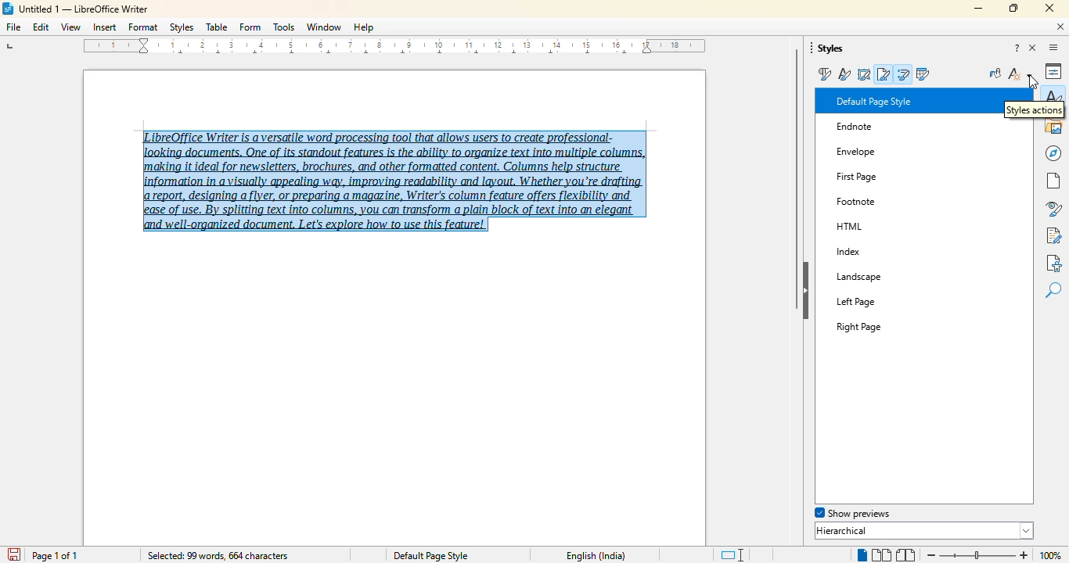 This screenshot has width=1069, height=563. What do you see at coordinates (922, 74) in the screenshot?
I see `table styles` at bounding box center [922, 74].